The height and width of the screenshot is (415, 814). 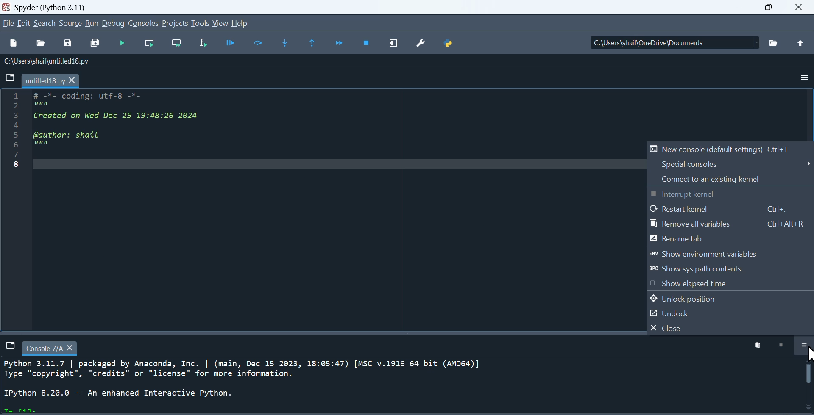 I want to click on edit, so click(x=23, y=24).